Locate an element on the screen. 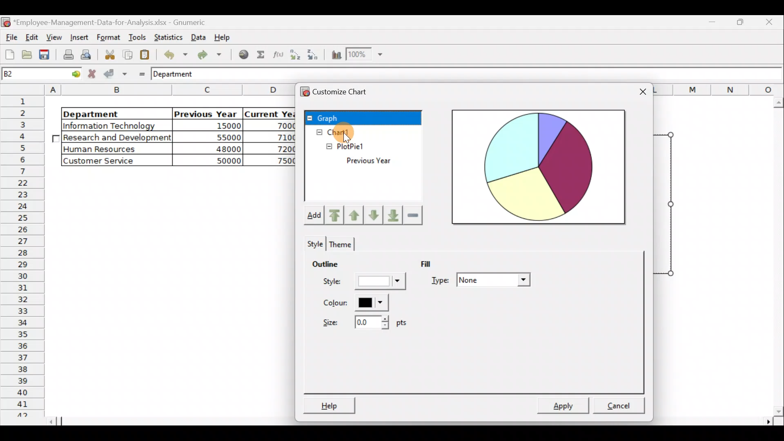  72000 is located at coordinates (279, 149).